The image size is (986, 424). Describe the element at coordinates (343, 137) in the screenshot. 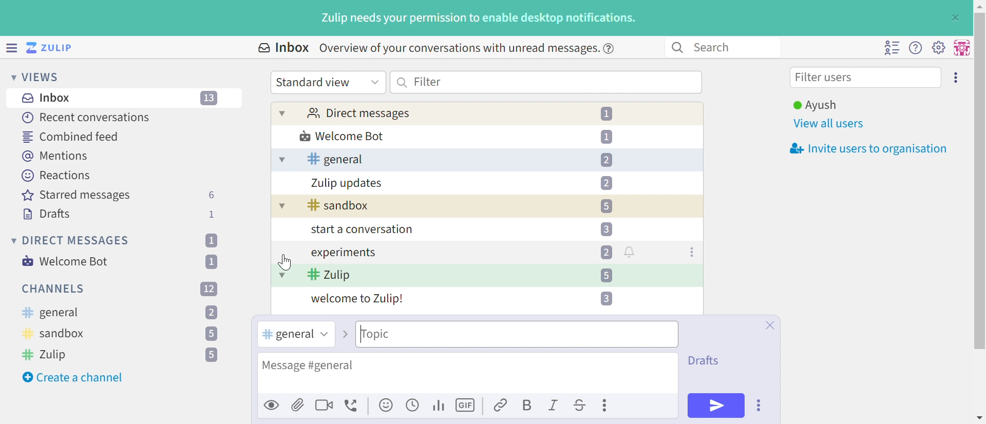

I see `Welcome Bot` at that location.